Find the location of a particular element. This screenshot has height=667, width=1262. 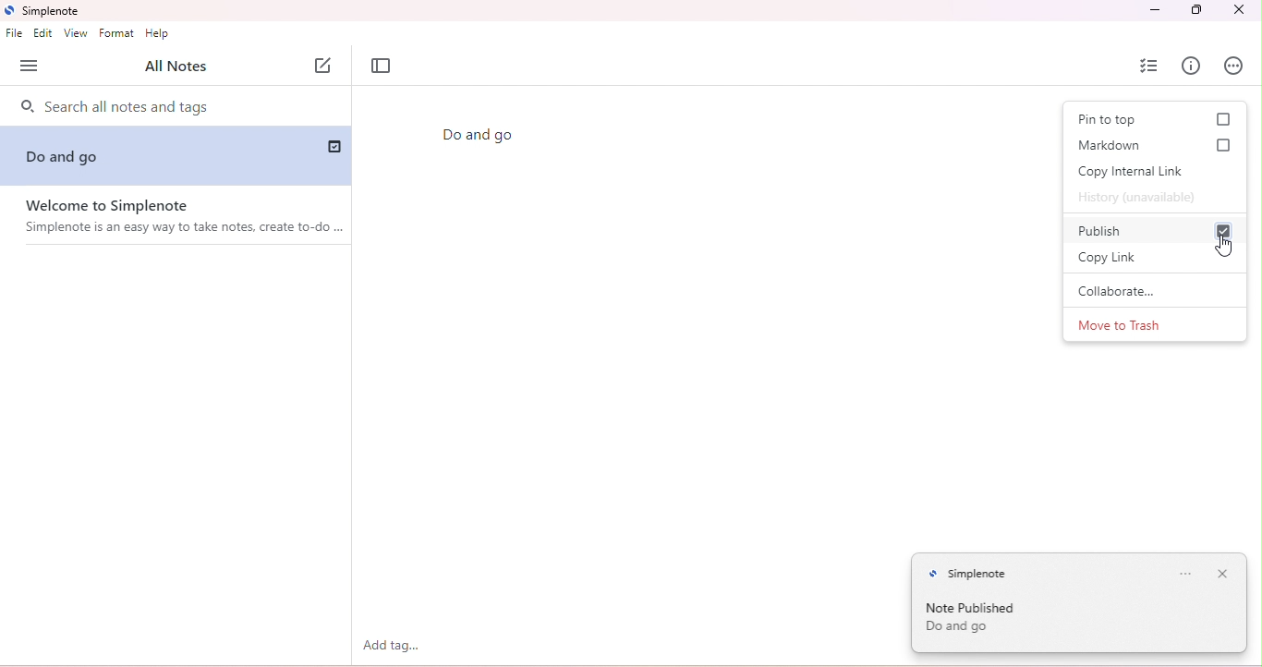

add tag is located at coordinates (394, 646).